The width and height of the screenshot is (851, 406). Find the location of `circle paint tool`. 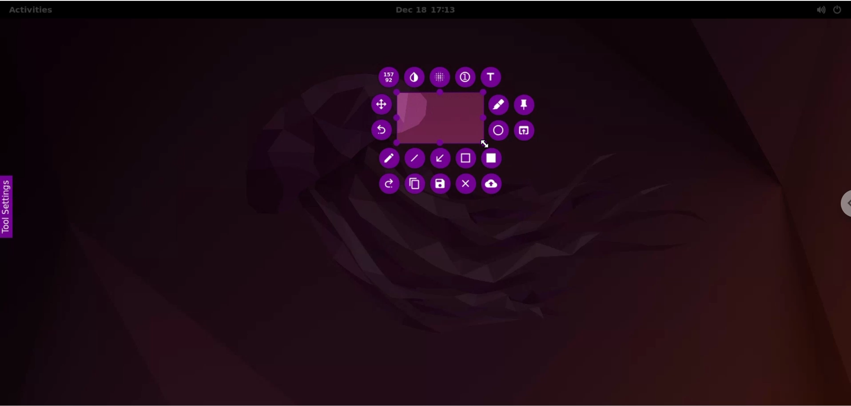

circle paint tool is located at coordinates (499, 130).